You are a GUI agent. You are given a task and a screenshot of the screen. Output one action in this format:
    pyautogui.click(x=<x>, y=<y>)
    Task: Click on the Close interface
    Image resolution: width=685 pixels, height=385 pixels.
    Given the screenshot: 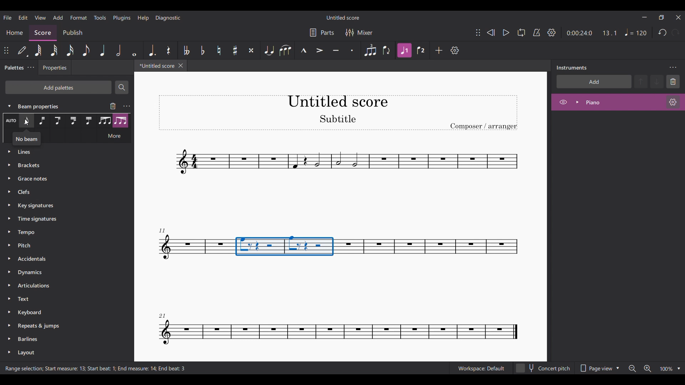 What is the action you would take?
    pyautogui.click(x=679, y=17)
    